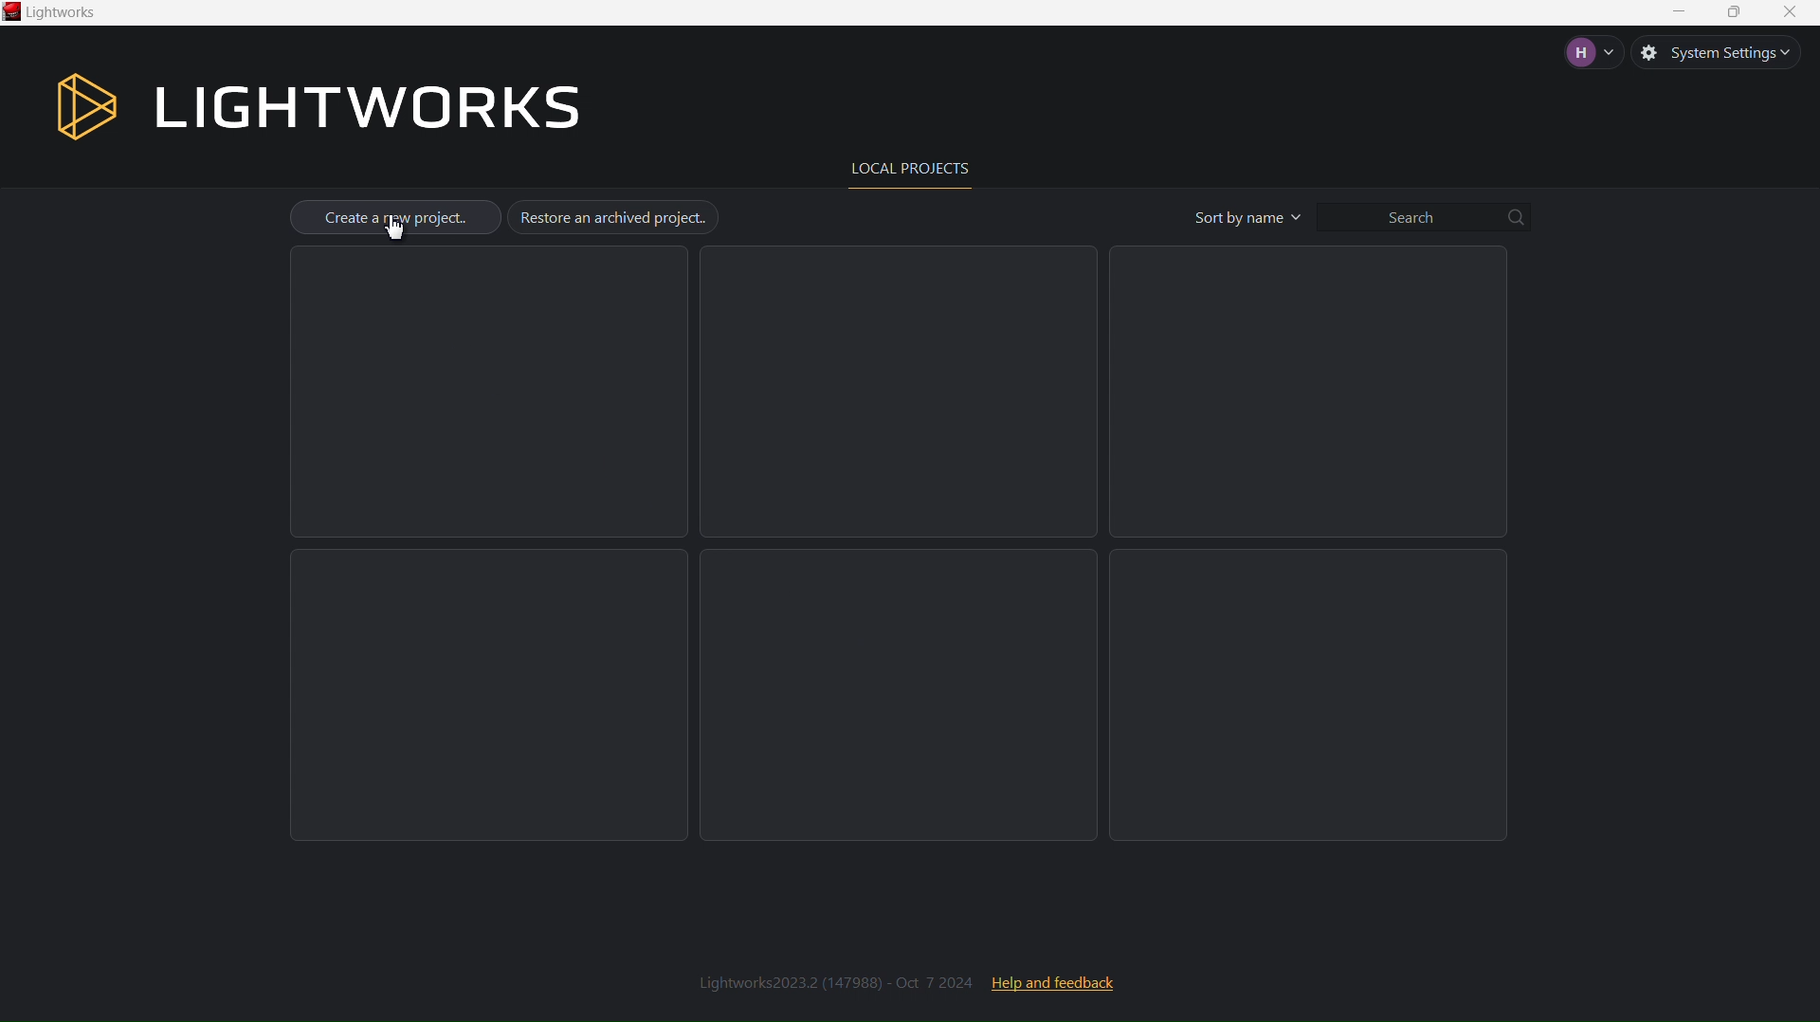 This screenshot has width=1820, height=1022. I want to click on cursor, so click(397, 228).